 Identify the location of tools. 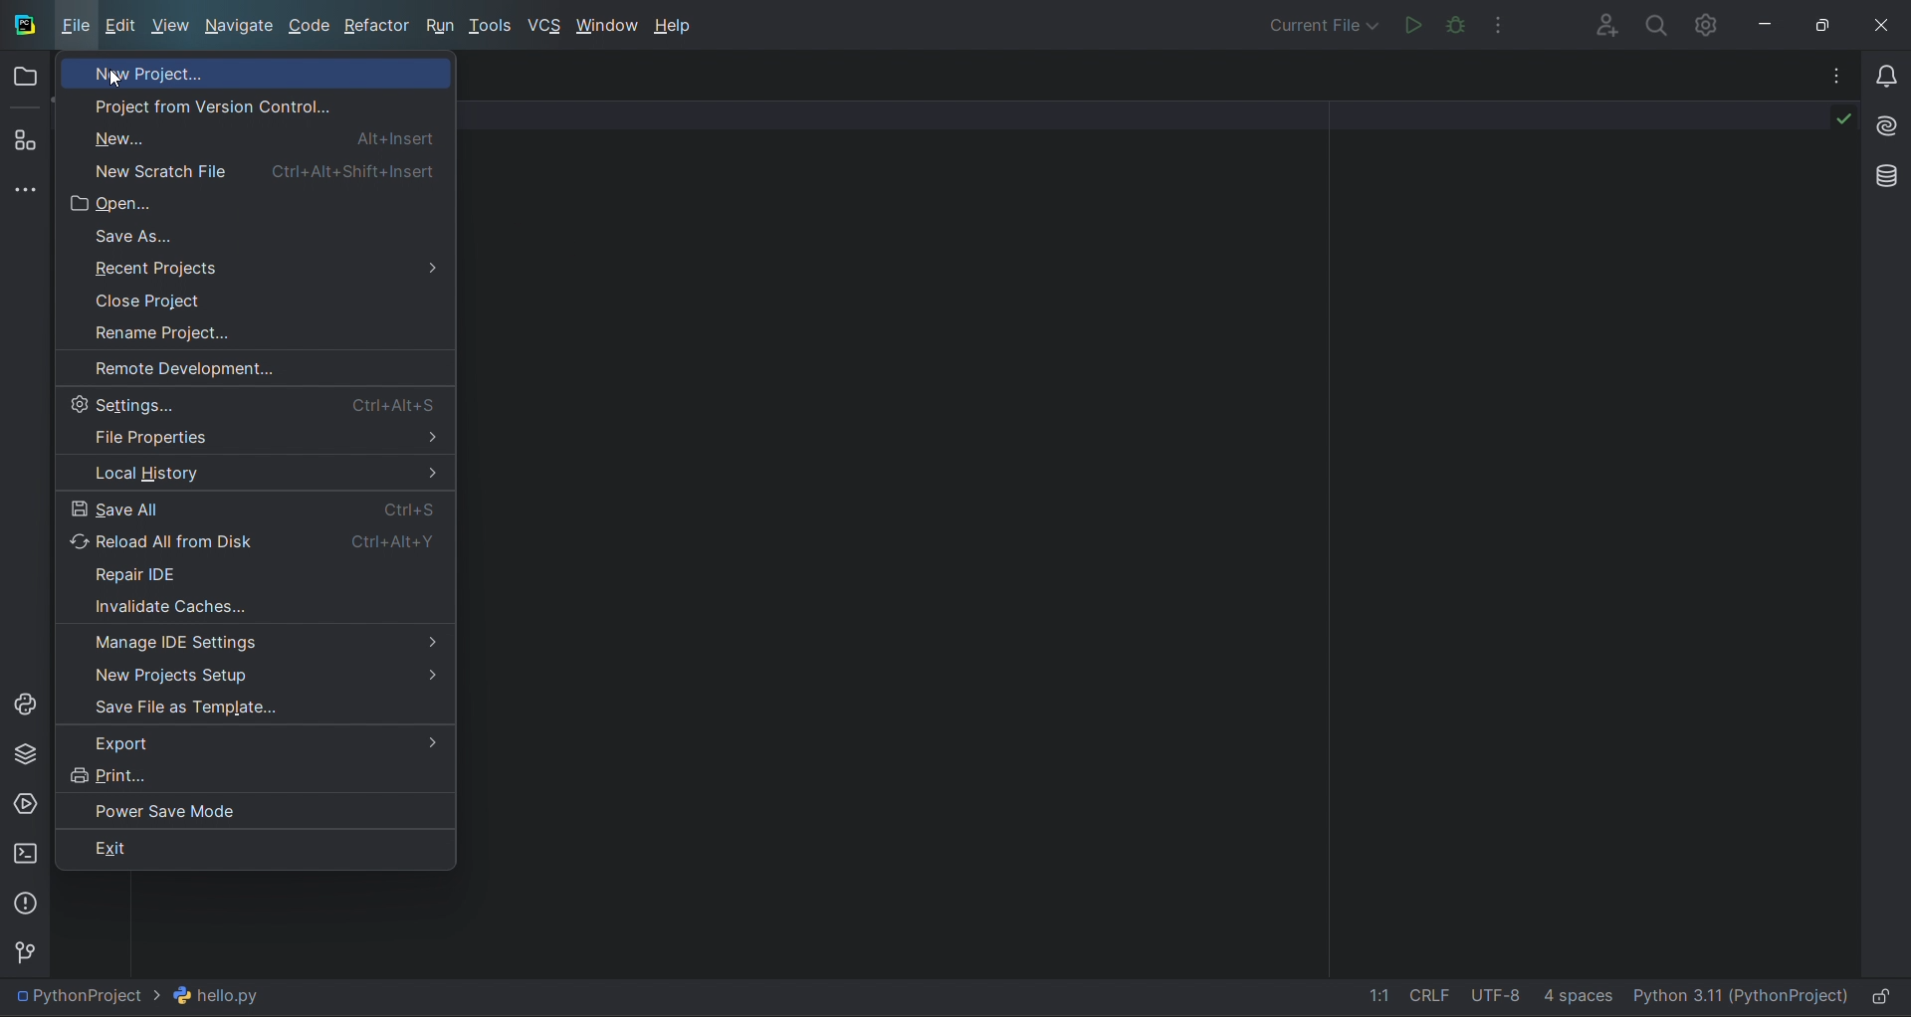
(494, 28).